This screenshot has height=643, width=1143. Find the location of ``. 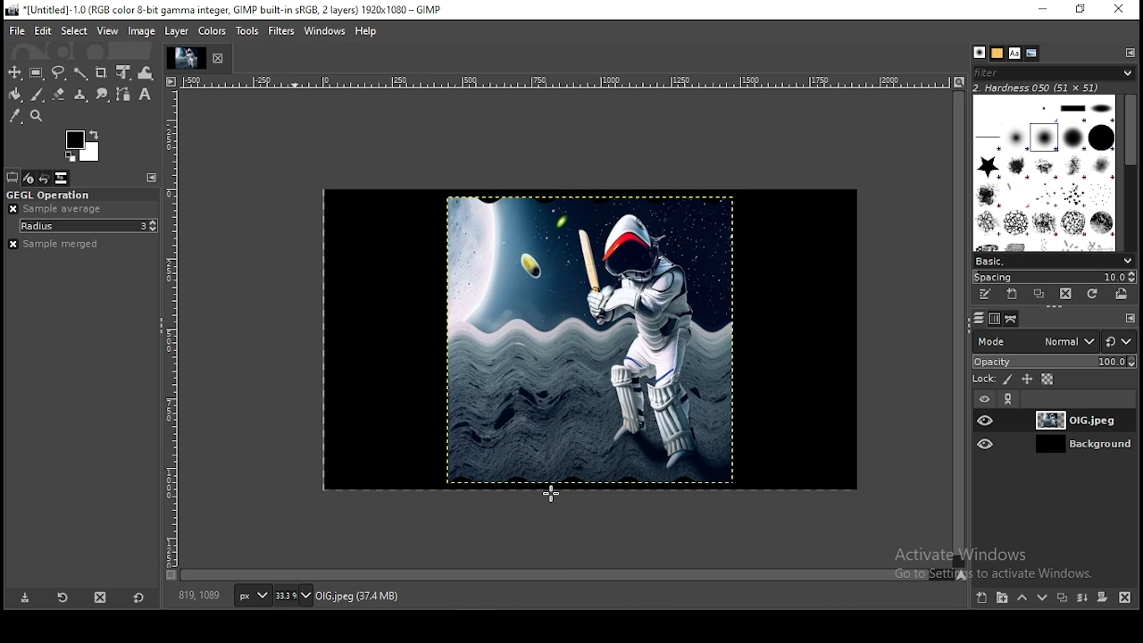

 is located at coordinates (81, 73).